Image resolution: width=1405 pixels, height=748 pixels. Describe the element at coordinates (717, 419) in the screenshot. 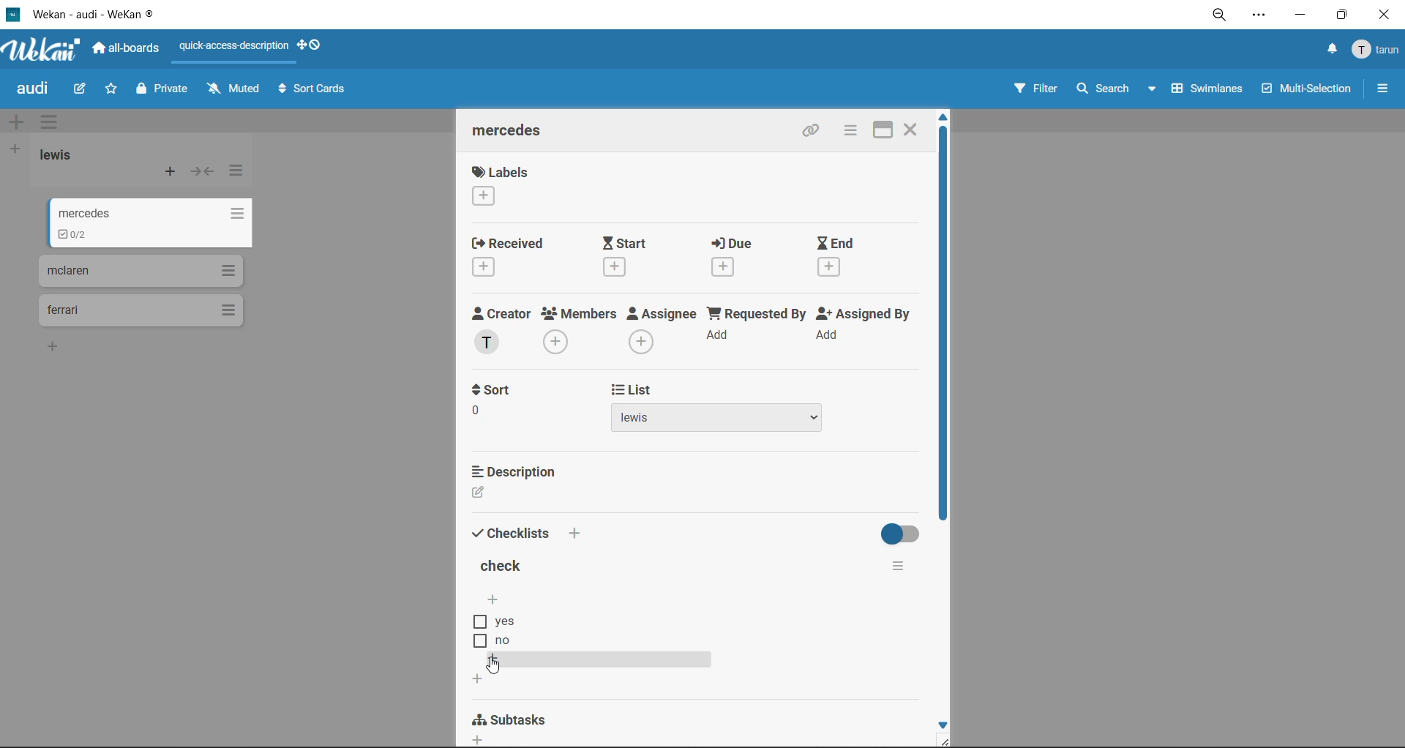

I see `lewis` at that location.